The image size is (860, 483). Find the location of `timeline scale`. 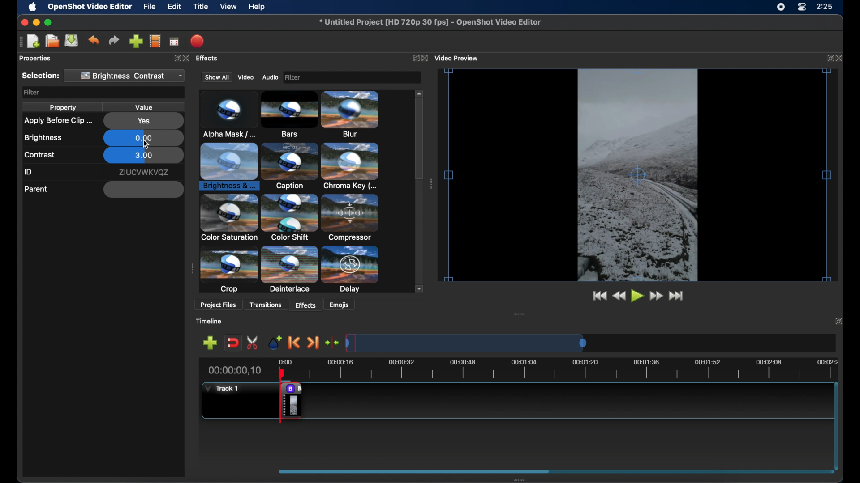

timeline scale is located at coordinates (563, 342).